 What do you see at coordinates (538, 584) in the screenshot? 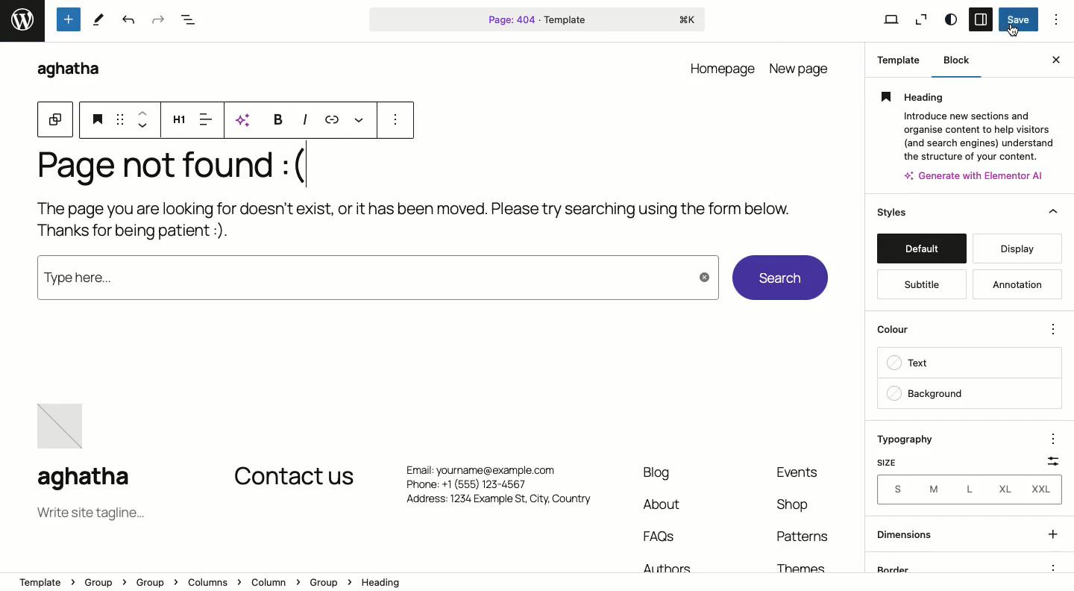
I see `Location` at bounding box center [538, 584].